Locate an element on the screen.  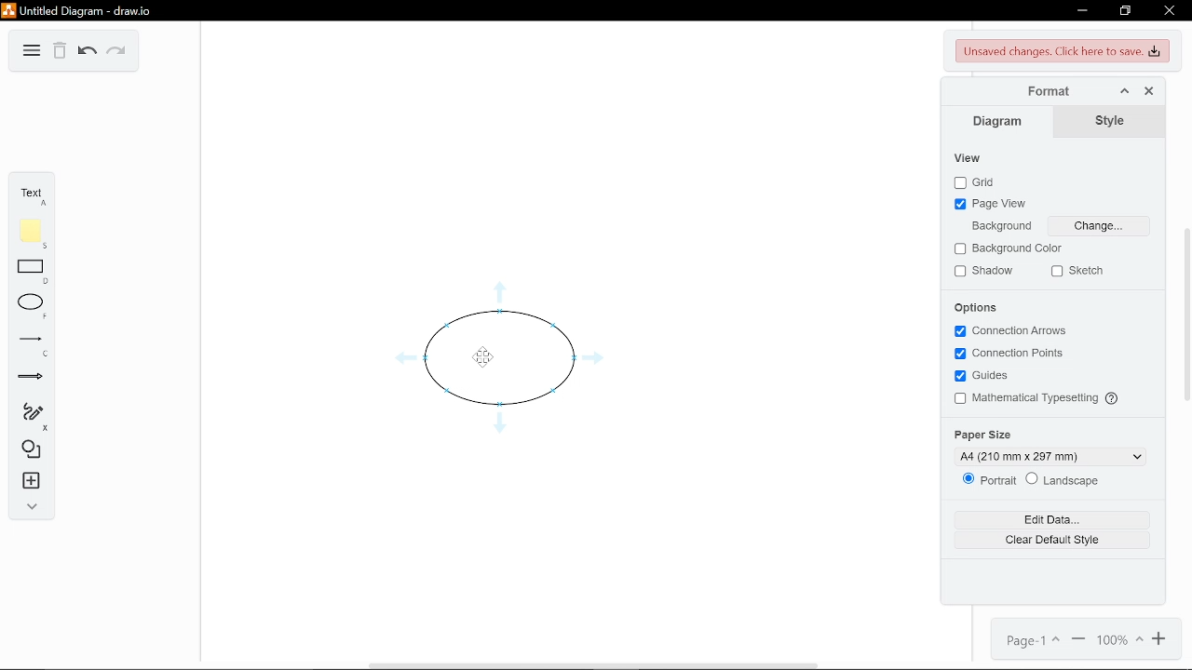
Current page is located at coordinates (1034, 641).